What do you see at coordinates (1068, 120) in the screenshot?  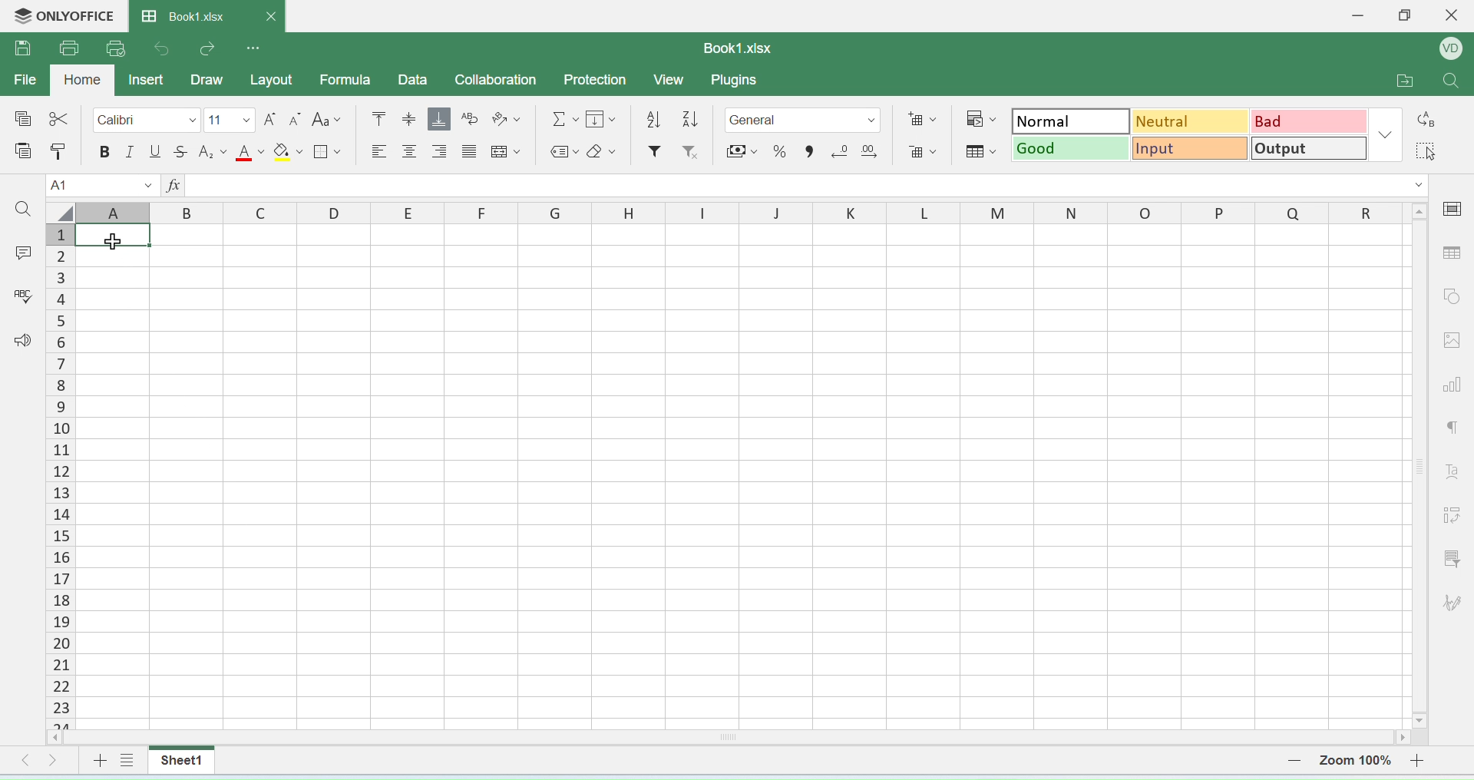 I see `normal` at bounding box center [1068, 120].